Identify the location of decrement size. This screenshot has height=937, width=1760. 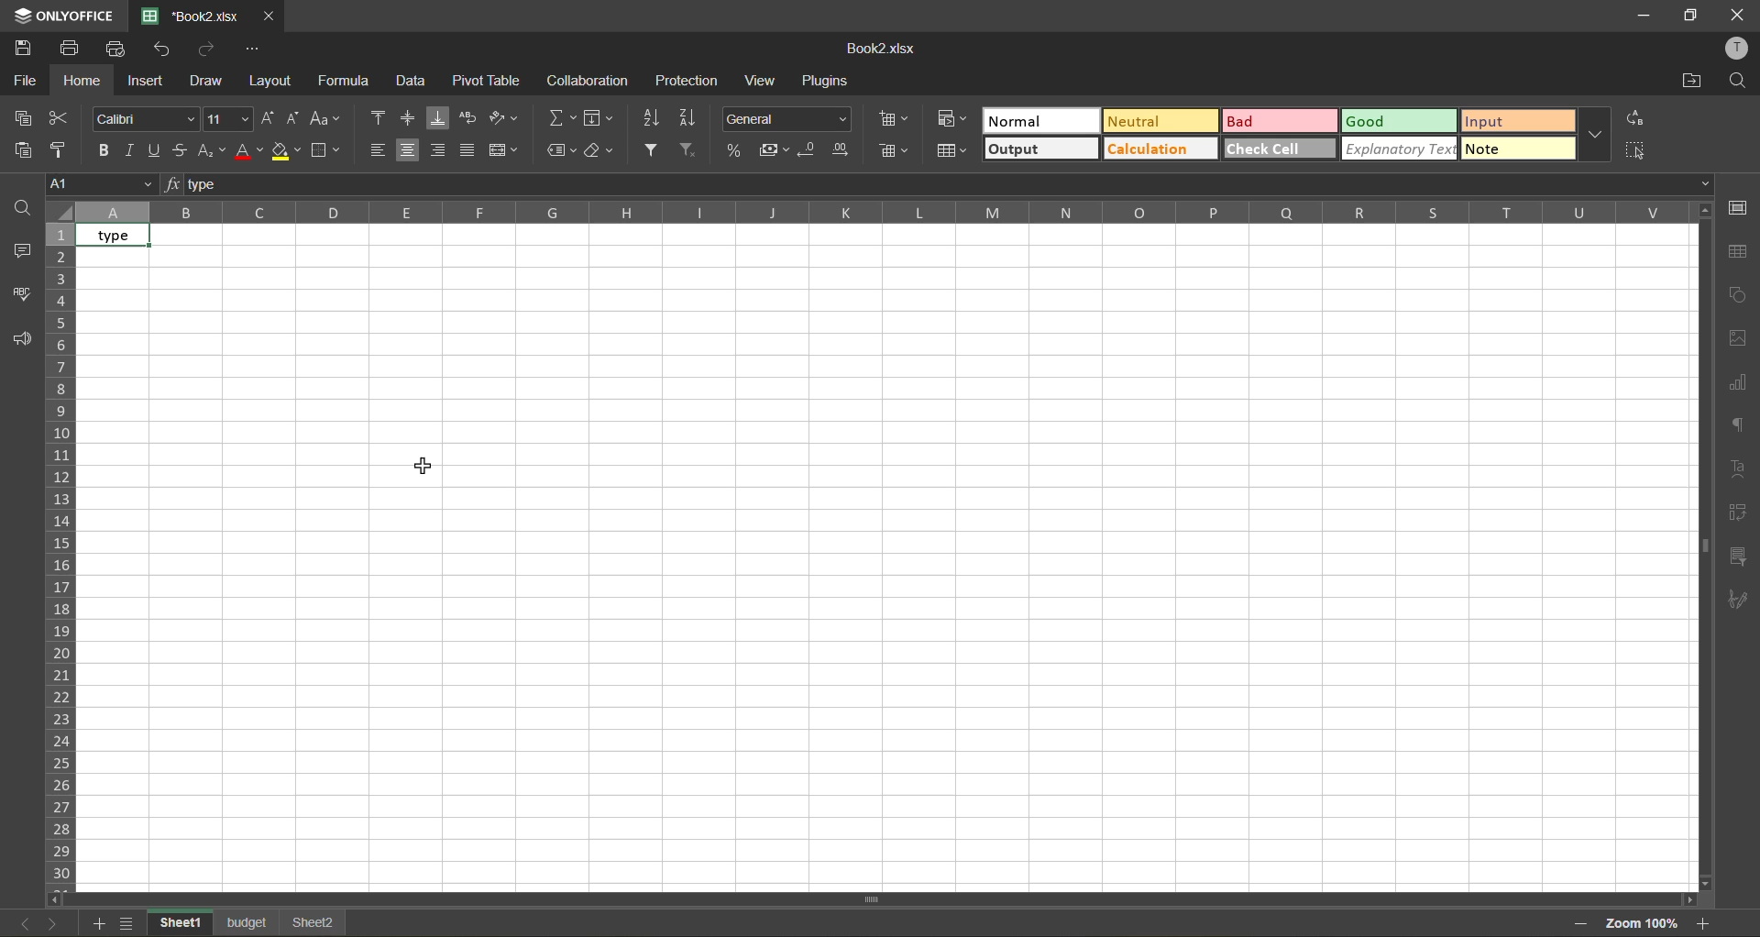
(295, 118).